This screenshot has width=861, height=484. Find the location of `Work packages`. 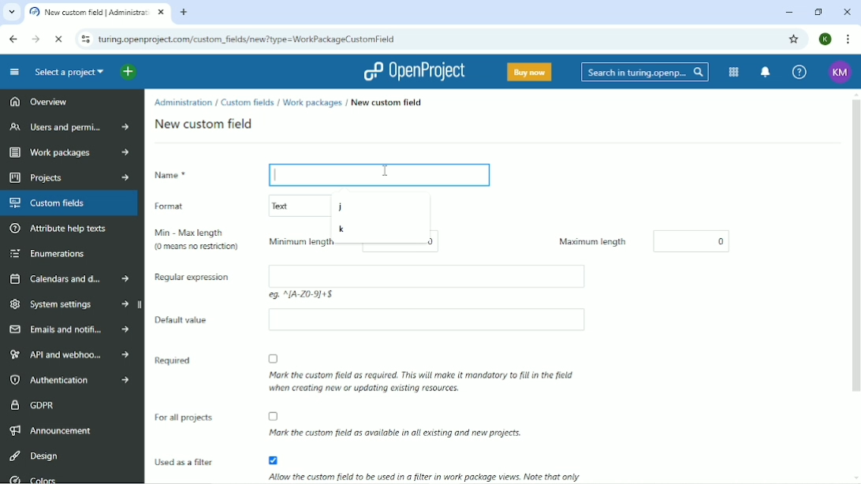

Work packages is located at coordinates (67, 154).